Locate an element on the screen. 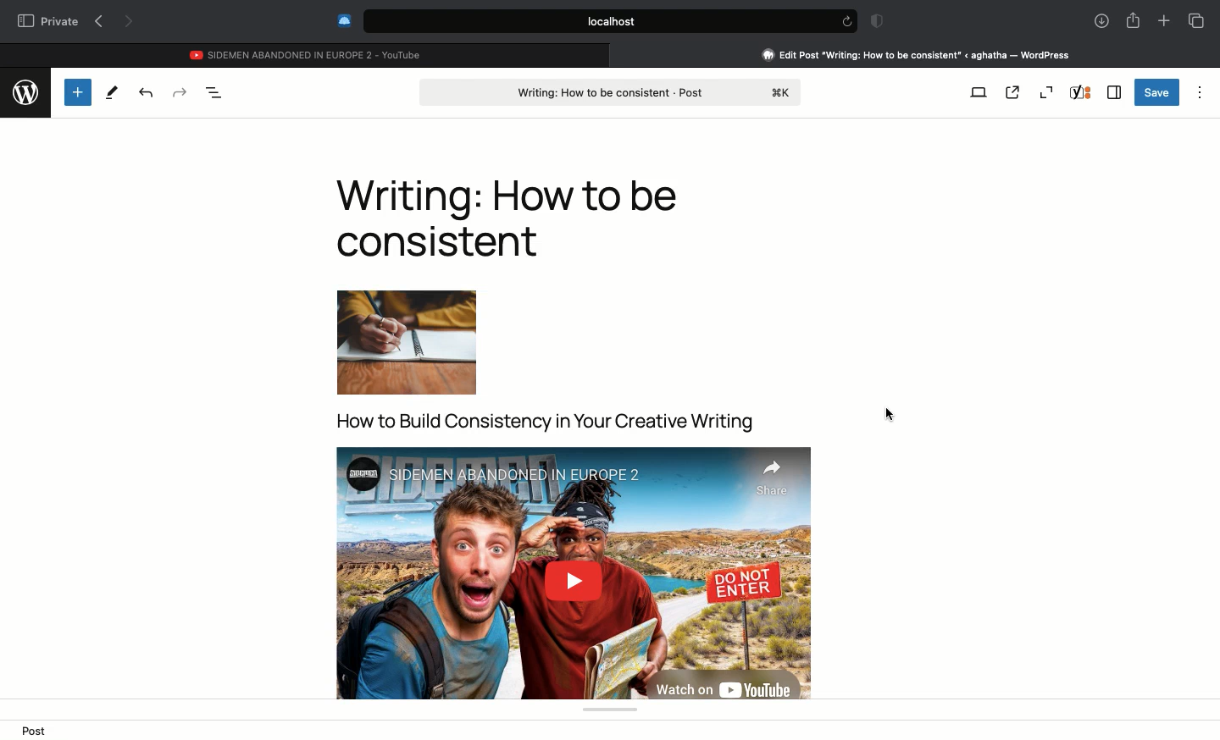  Badge is located at coordinates (874, 22).